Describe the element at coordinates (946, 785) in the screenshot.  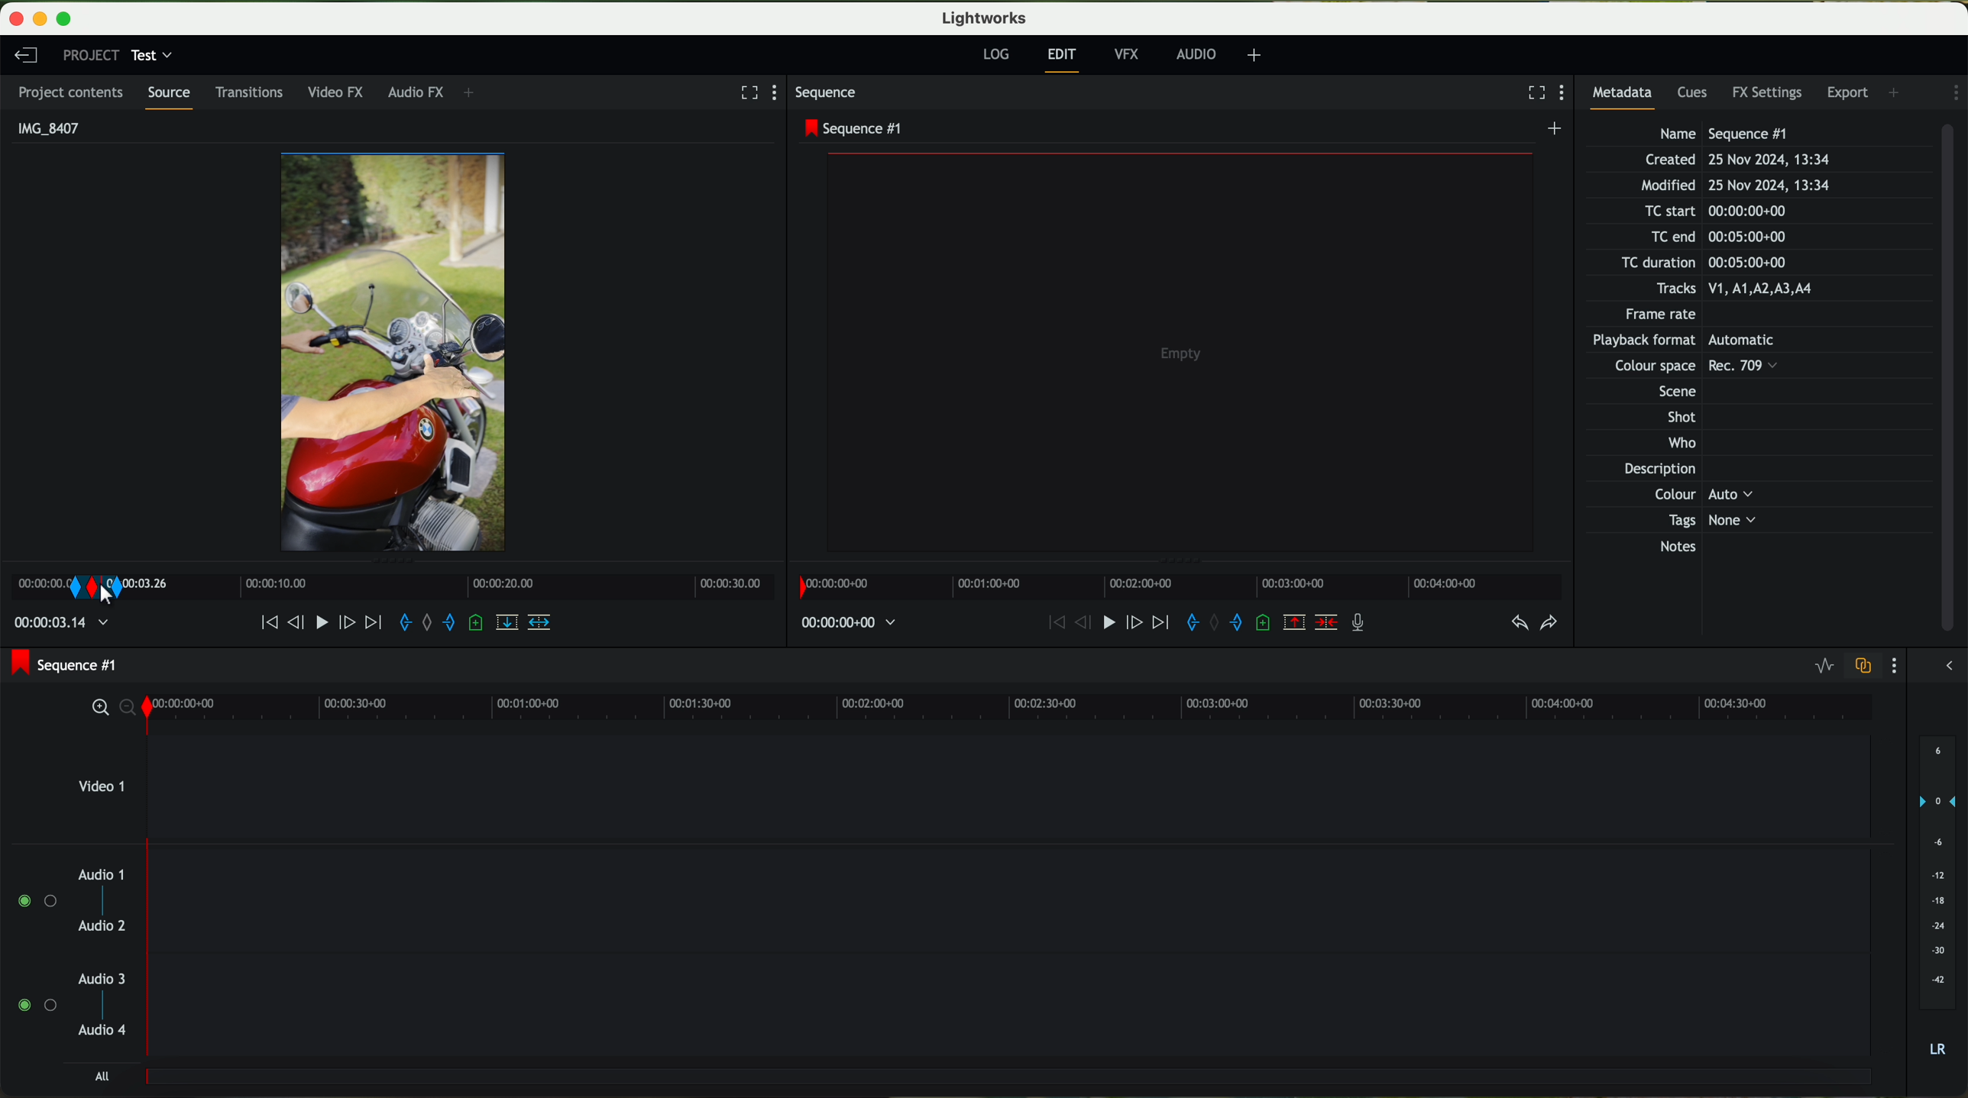
I see `video 1` at that location.